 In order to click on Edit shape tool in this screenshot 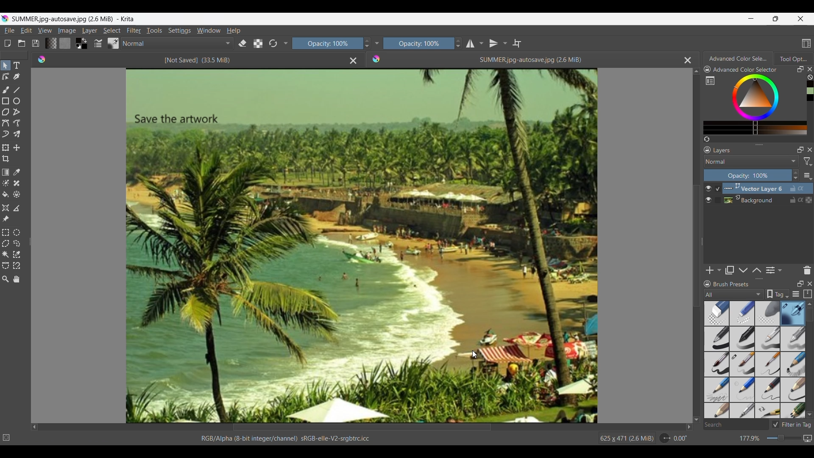, I will do `click(6, 77)`.